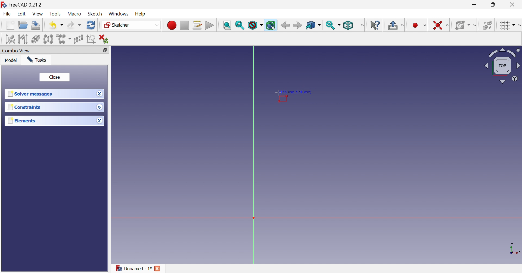  Describe the element at coordinates (197, 26) in the screenshot. I see `Macros...` at that location.